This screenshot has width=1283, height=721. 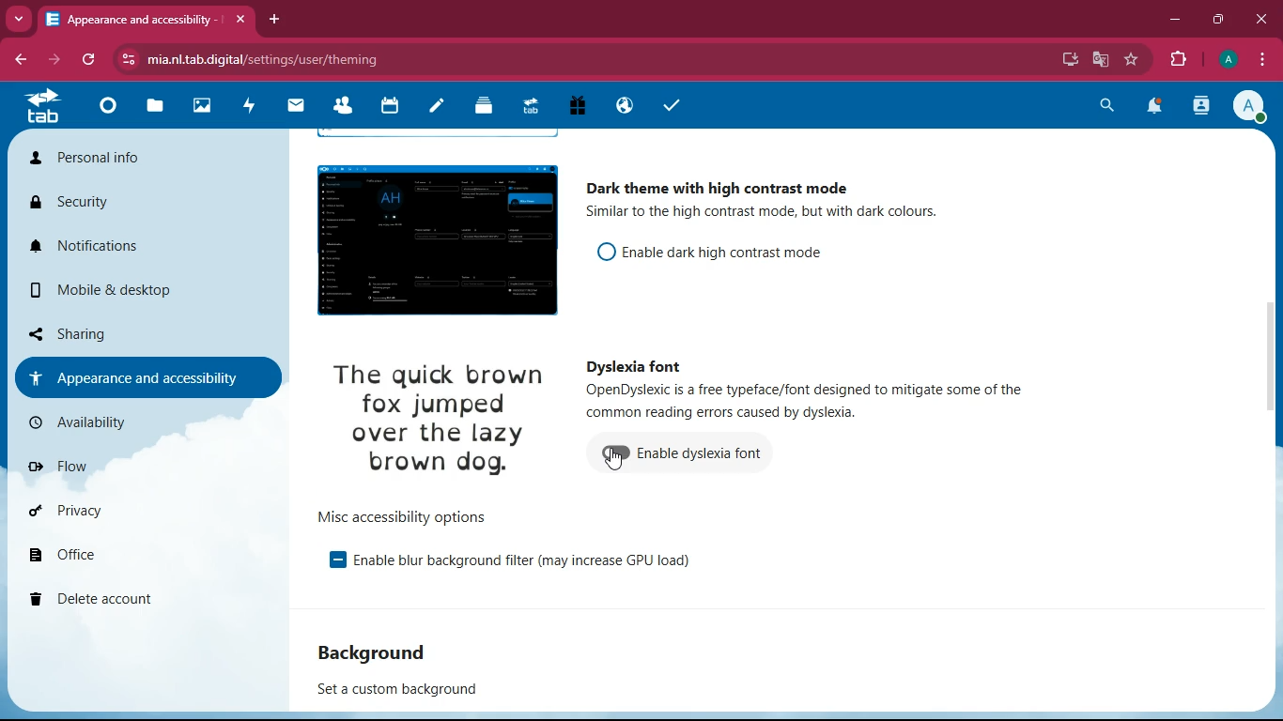 I want to click on extensions, so click(x=1179, y=60).